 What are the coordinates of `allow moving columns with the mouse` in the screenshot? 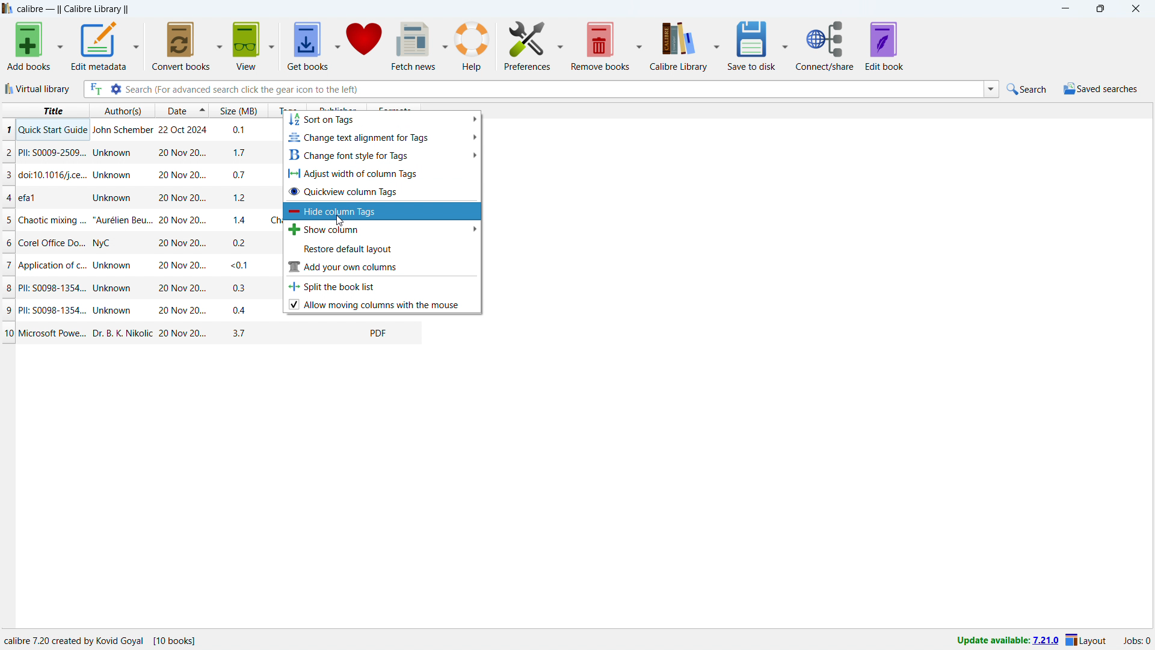 It's located at (383, 304).